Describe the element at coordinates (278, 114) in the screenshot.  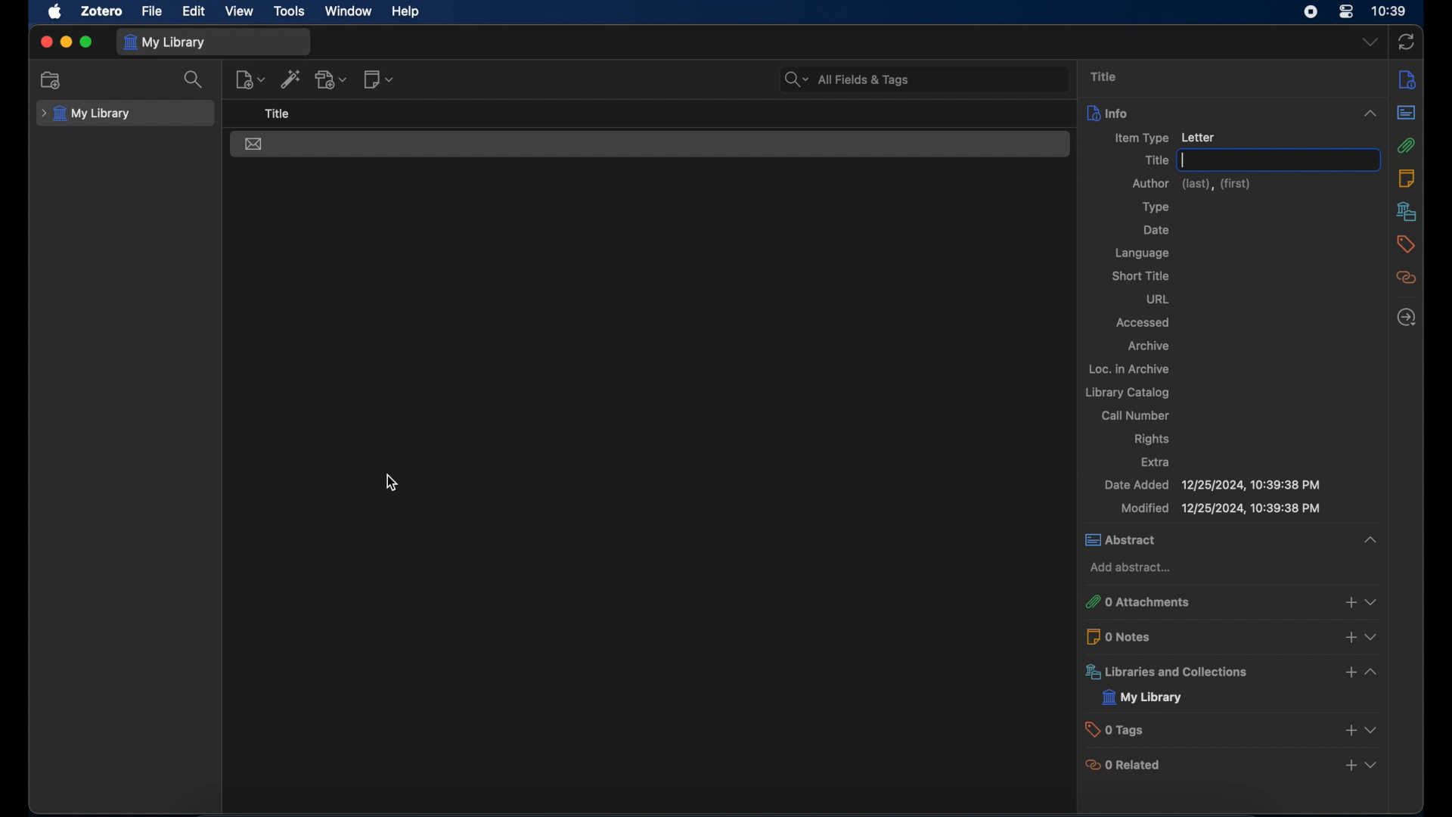
I see `title` at that location.